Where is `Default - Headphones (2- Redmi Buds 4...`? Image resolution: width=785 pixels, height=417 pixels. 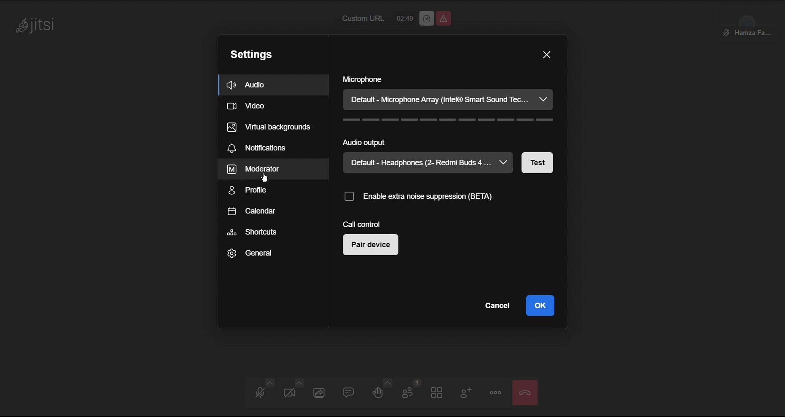 Default - Headphones (2- Redmi Buds 4... is located at coordinates (427, 162).